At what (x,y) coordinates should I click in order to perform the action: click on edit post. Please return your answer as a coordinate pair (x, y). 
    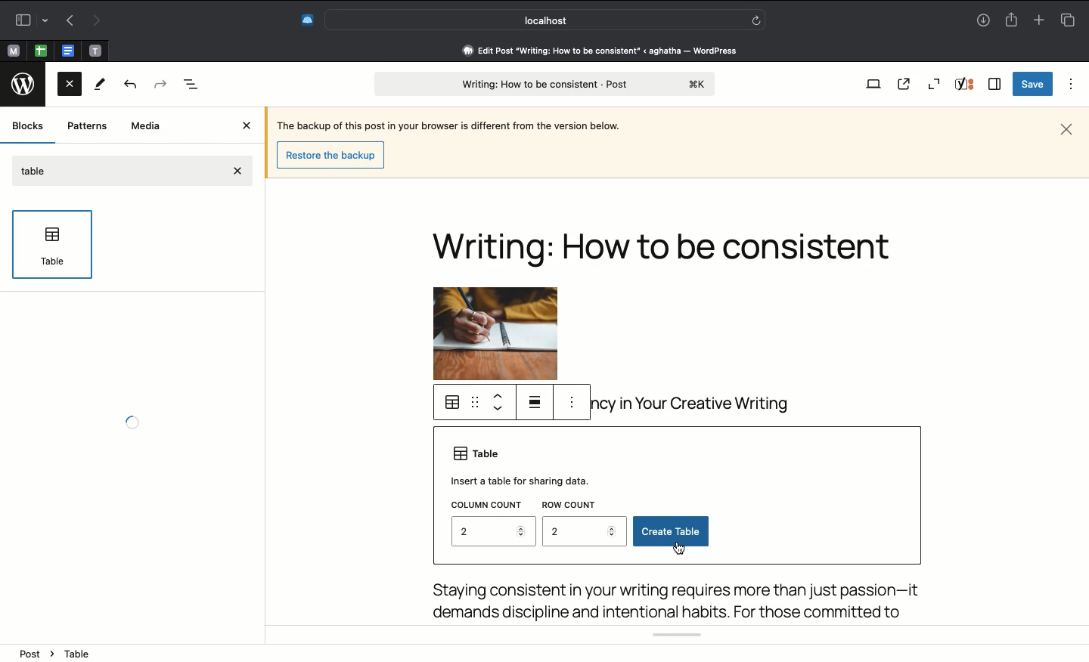
    Looking at the image, I should click on (602, 51).